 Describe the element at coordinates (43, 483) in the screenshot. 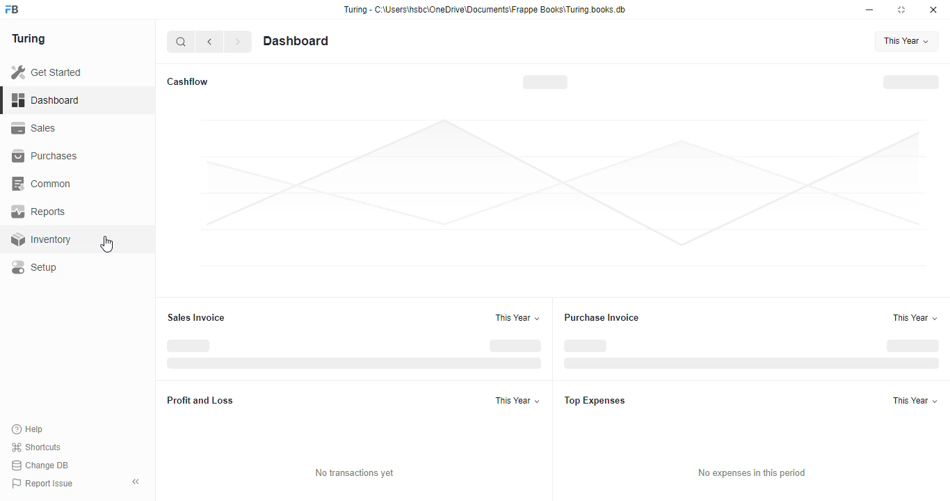

I see `report issue` at that location.